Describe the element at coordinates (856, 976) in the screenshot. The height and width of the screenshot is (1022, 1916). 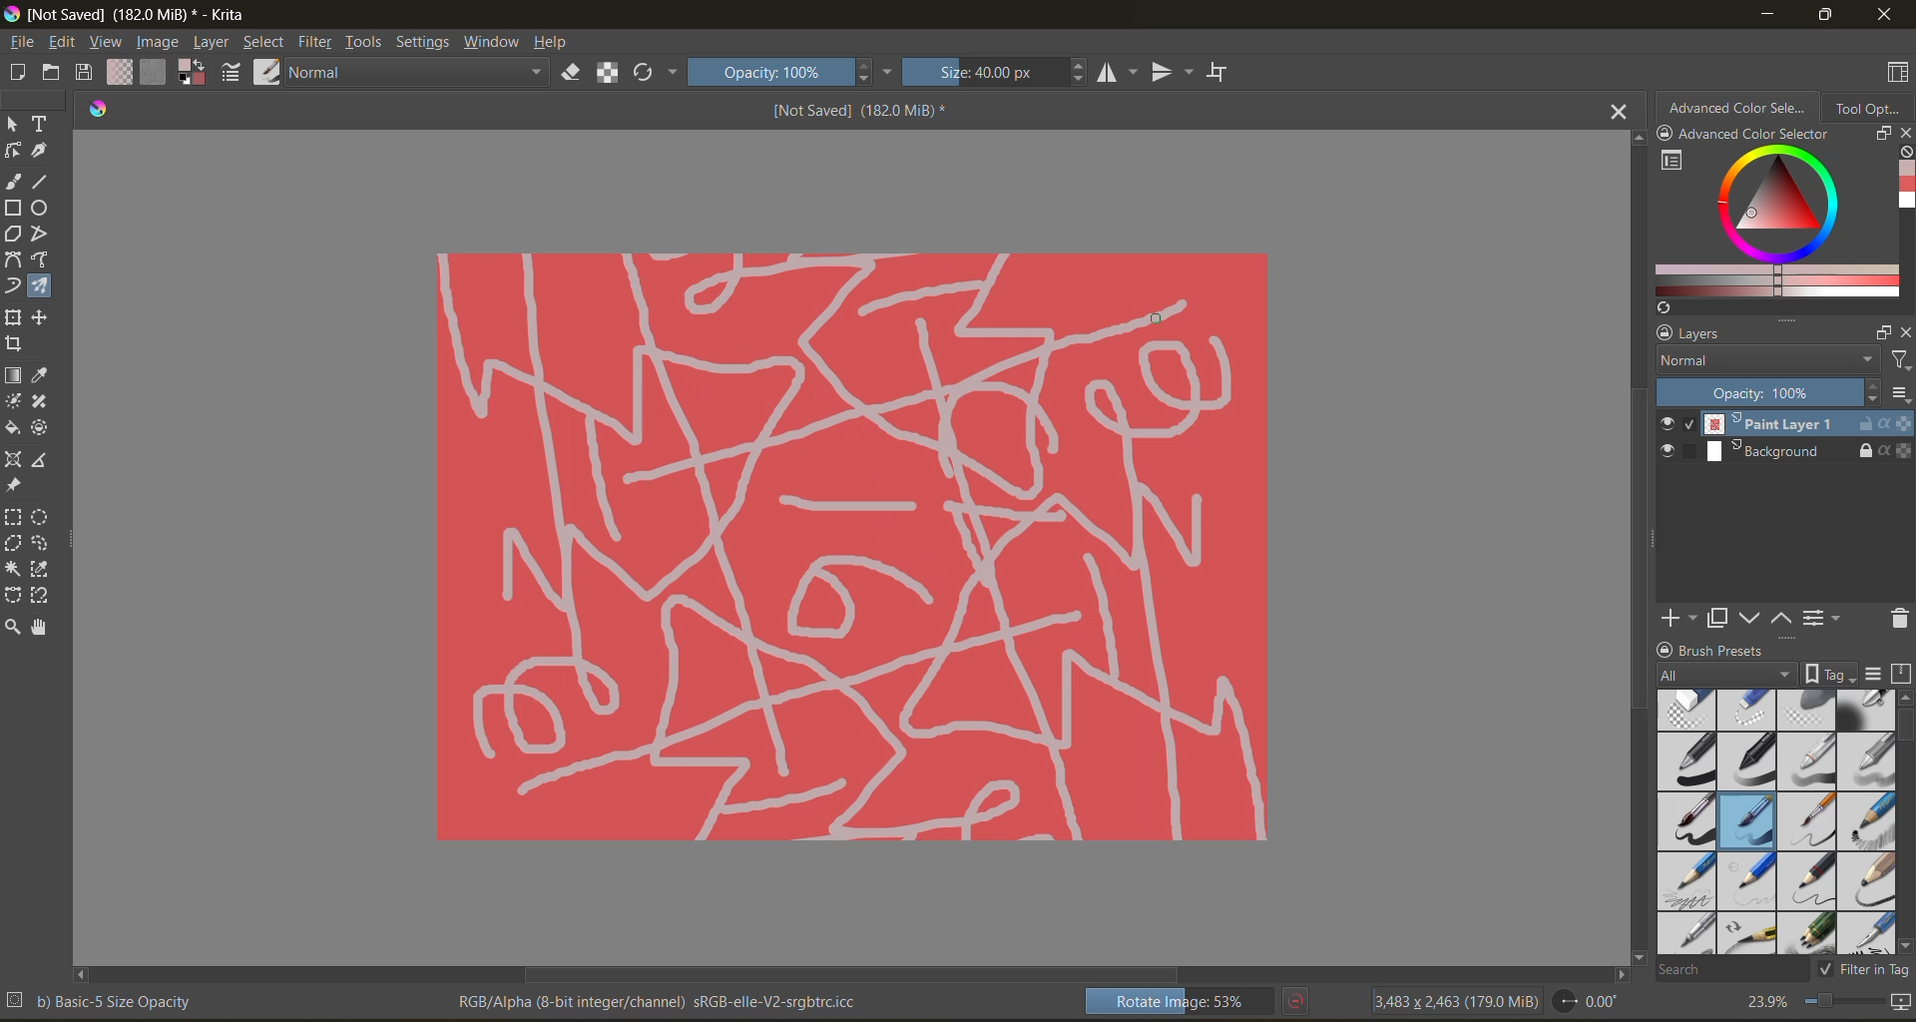
I see `horizontal scroll bar` at that location.